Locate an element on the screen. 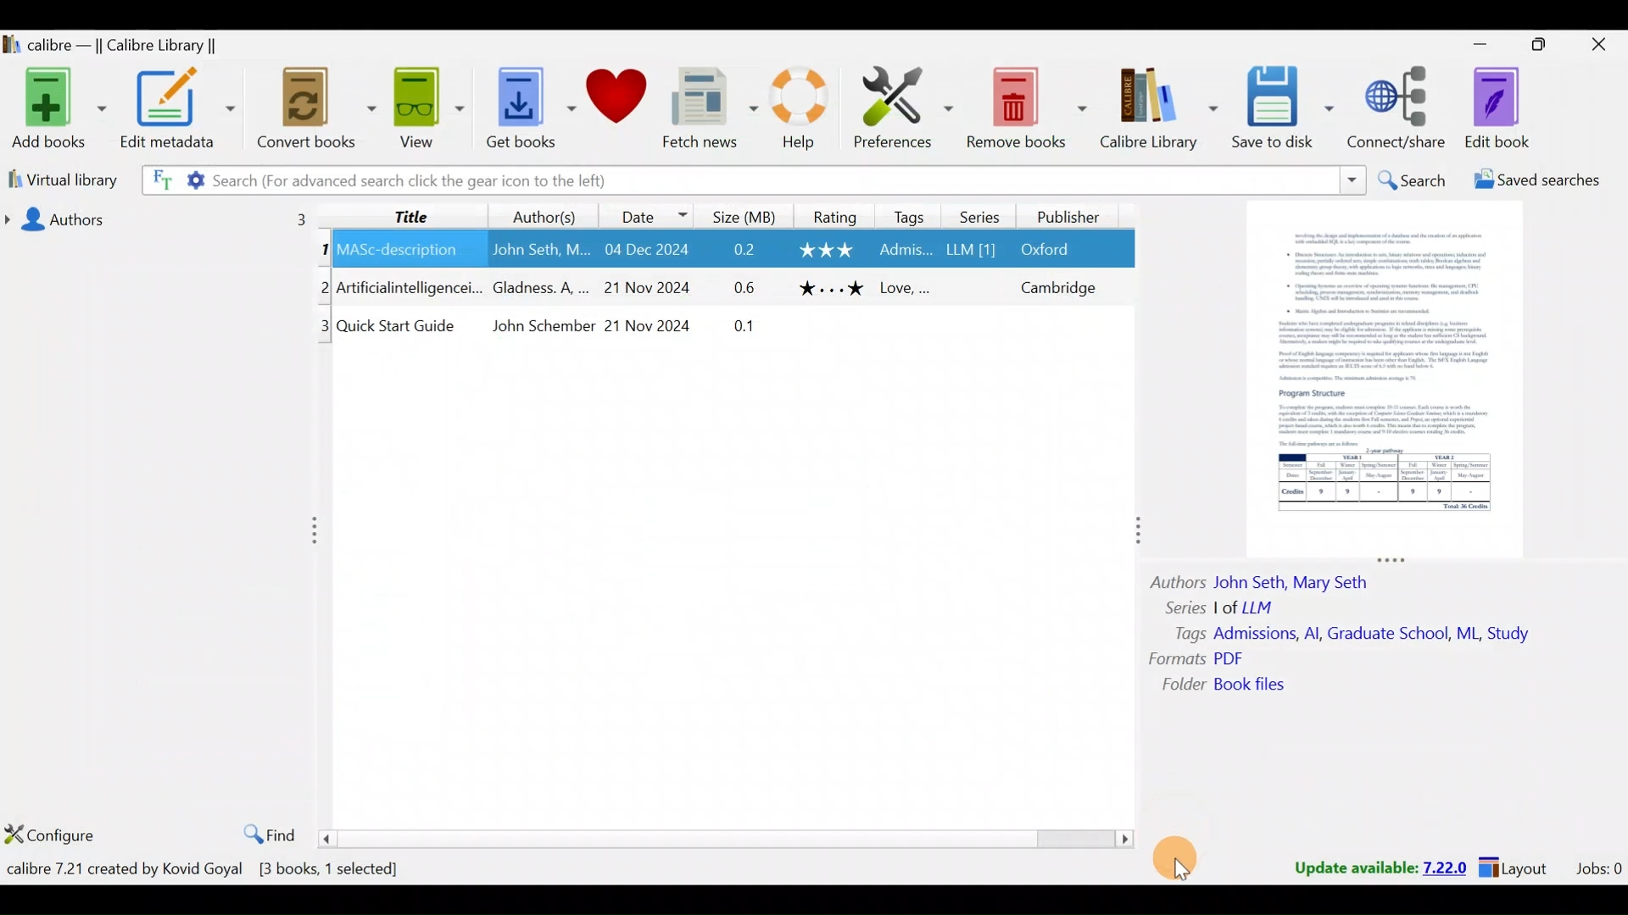   is located at coordinates (1246, 609).